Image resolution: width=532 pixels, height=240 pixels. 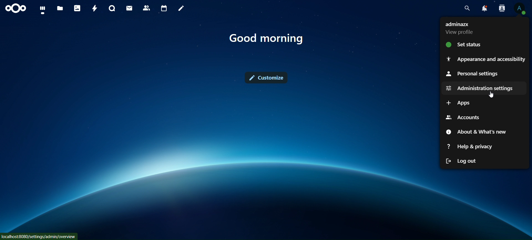 I want to click on set status, so click(x=472, y=45).